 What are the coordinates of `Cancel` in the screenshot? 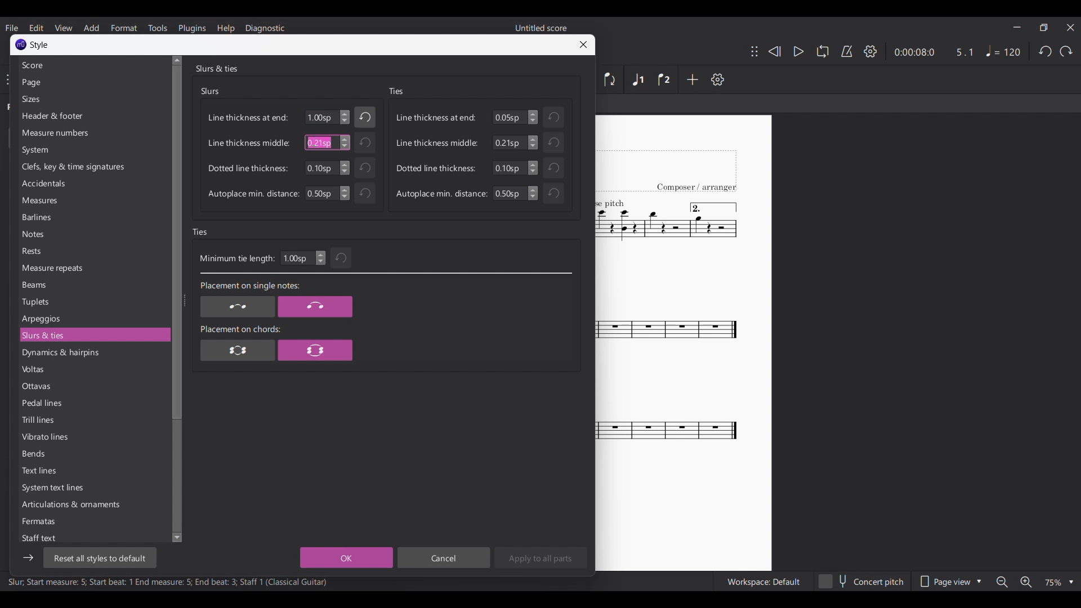 It's located at (443, 557).